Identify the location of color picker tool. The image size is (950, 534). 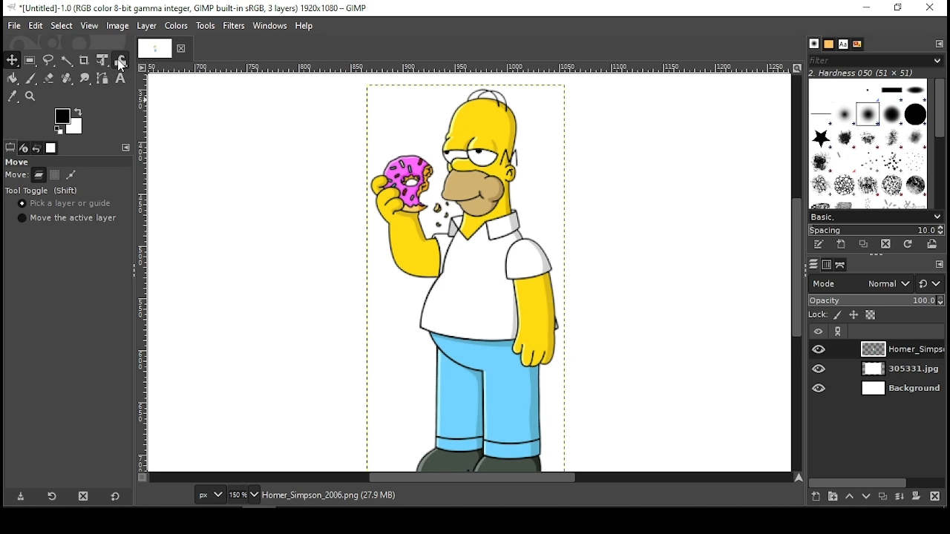
(12, 98).